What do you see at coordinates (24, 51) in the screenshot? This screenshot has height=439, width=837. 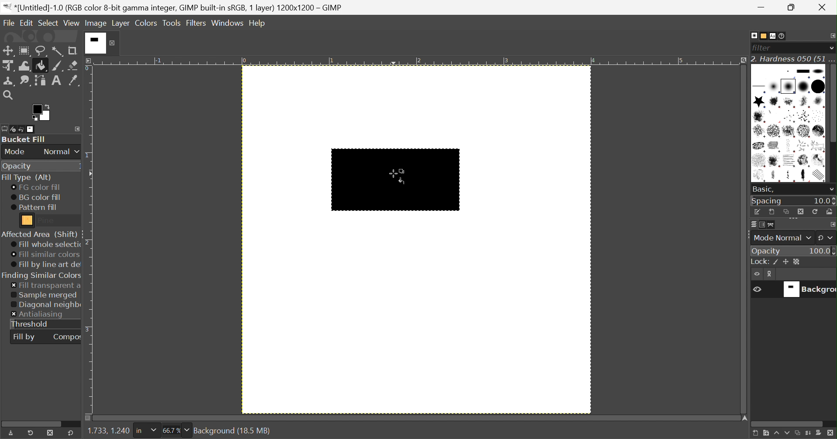 I see `Ellipse Select Tool` at bounding box center [24, 51].